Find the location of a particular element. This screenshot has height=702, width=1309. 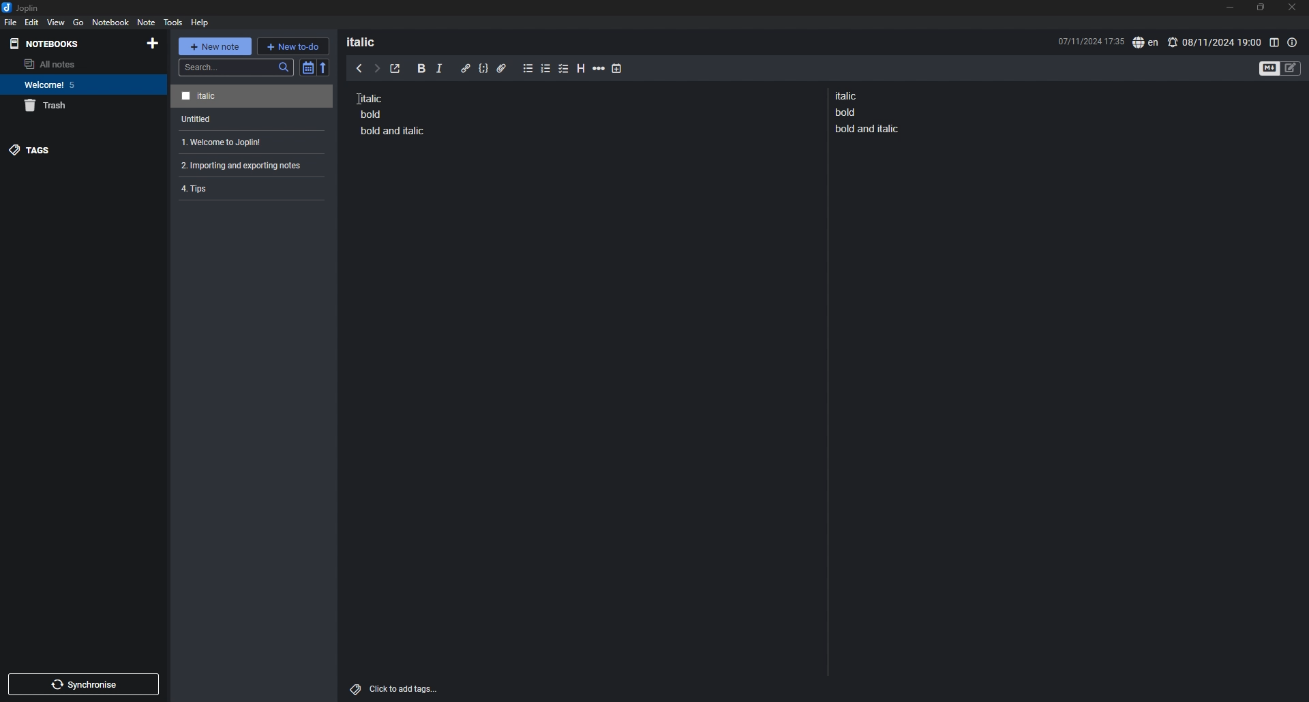

tools is located at coordinates (173, 22).